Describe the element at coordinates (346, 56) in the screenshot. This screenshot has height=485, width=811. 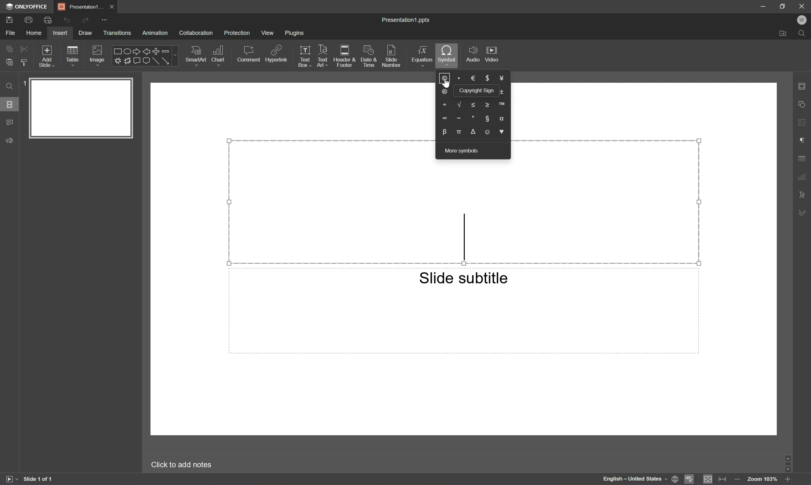
I see `Header & Footer` at that location.